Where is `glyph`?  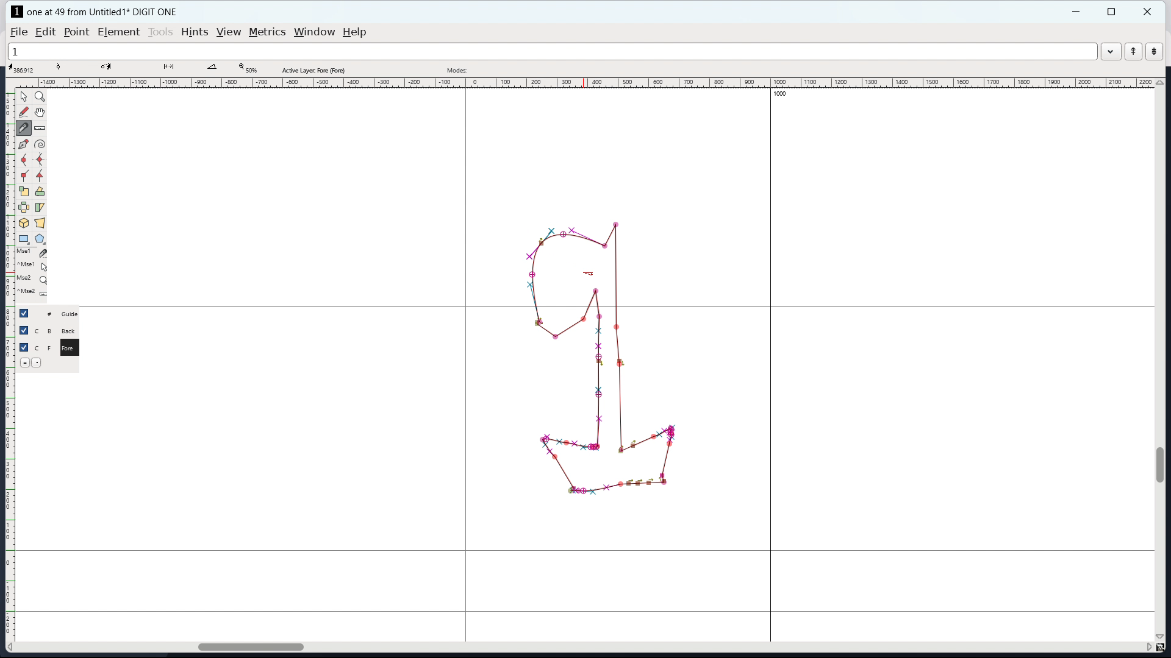
glyph is located at coordinates (603, 389).